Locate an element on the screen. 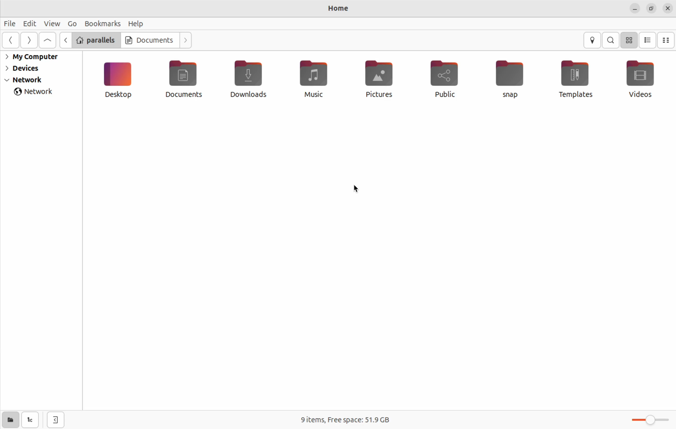 Image resolution: width=676 pixels, height=429 pixels. music files is located at coordinates (318, 83).